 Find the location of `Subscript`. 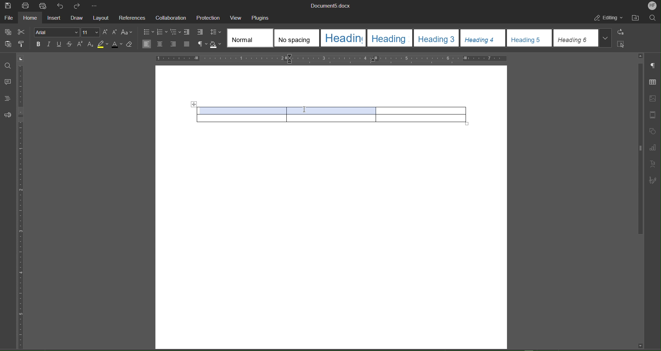

Subscript is located at coordinates (91, 44).